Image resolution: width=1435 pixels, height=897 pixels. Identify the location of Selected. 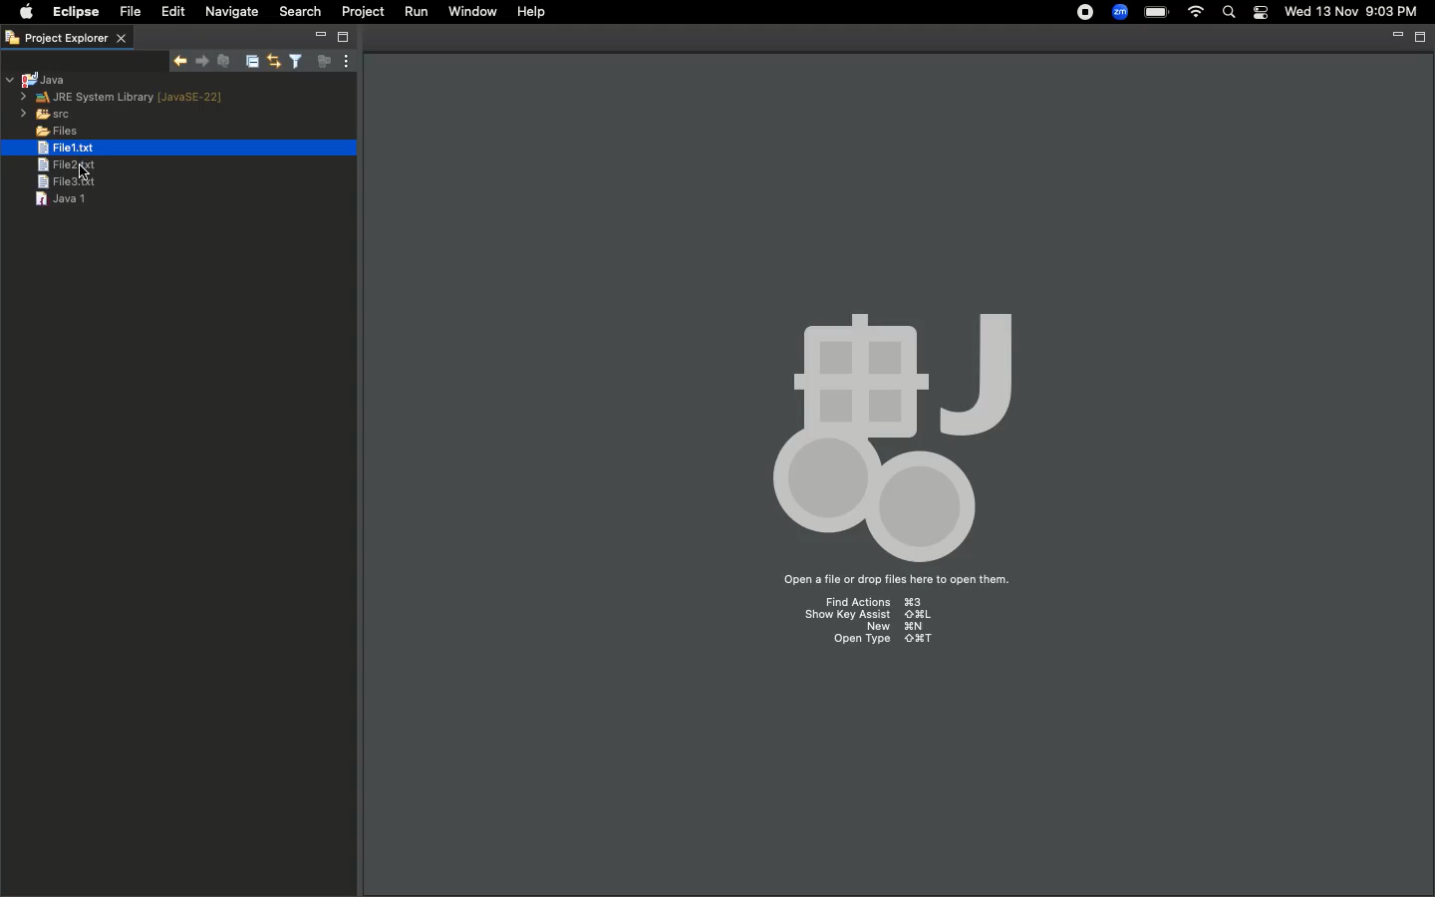
(71, 148).